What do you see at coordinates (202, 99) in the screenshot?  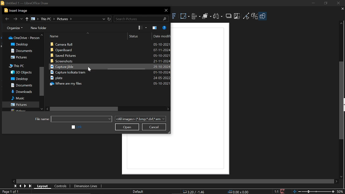 I see `frame` at bounding box center [202, 99].